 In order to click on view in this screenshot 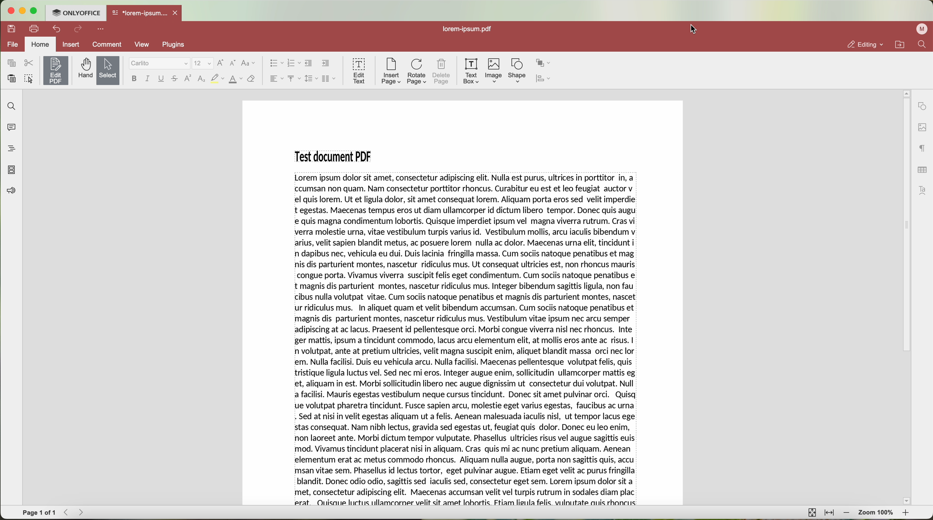, I will do `click(141, 45)`.